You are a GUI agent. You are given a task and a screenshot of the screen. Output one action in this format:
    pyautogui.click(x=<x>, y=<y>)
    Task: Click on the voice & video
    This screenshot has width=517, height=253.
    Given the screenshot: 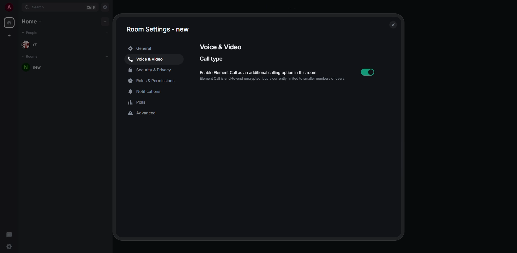 What is the action you would take?
    pyautogui.click(x=147, y=58)
    